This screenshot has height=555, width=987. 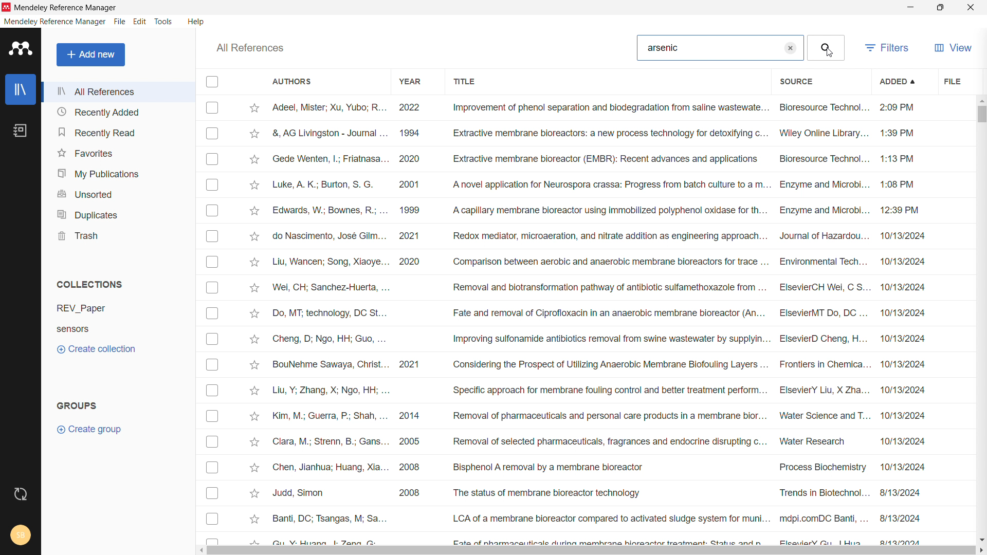 I want to click on Arsenic, so click(x=666, y=48).